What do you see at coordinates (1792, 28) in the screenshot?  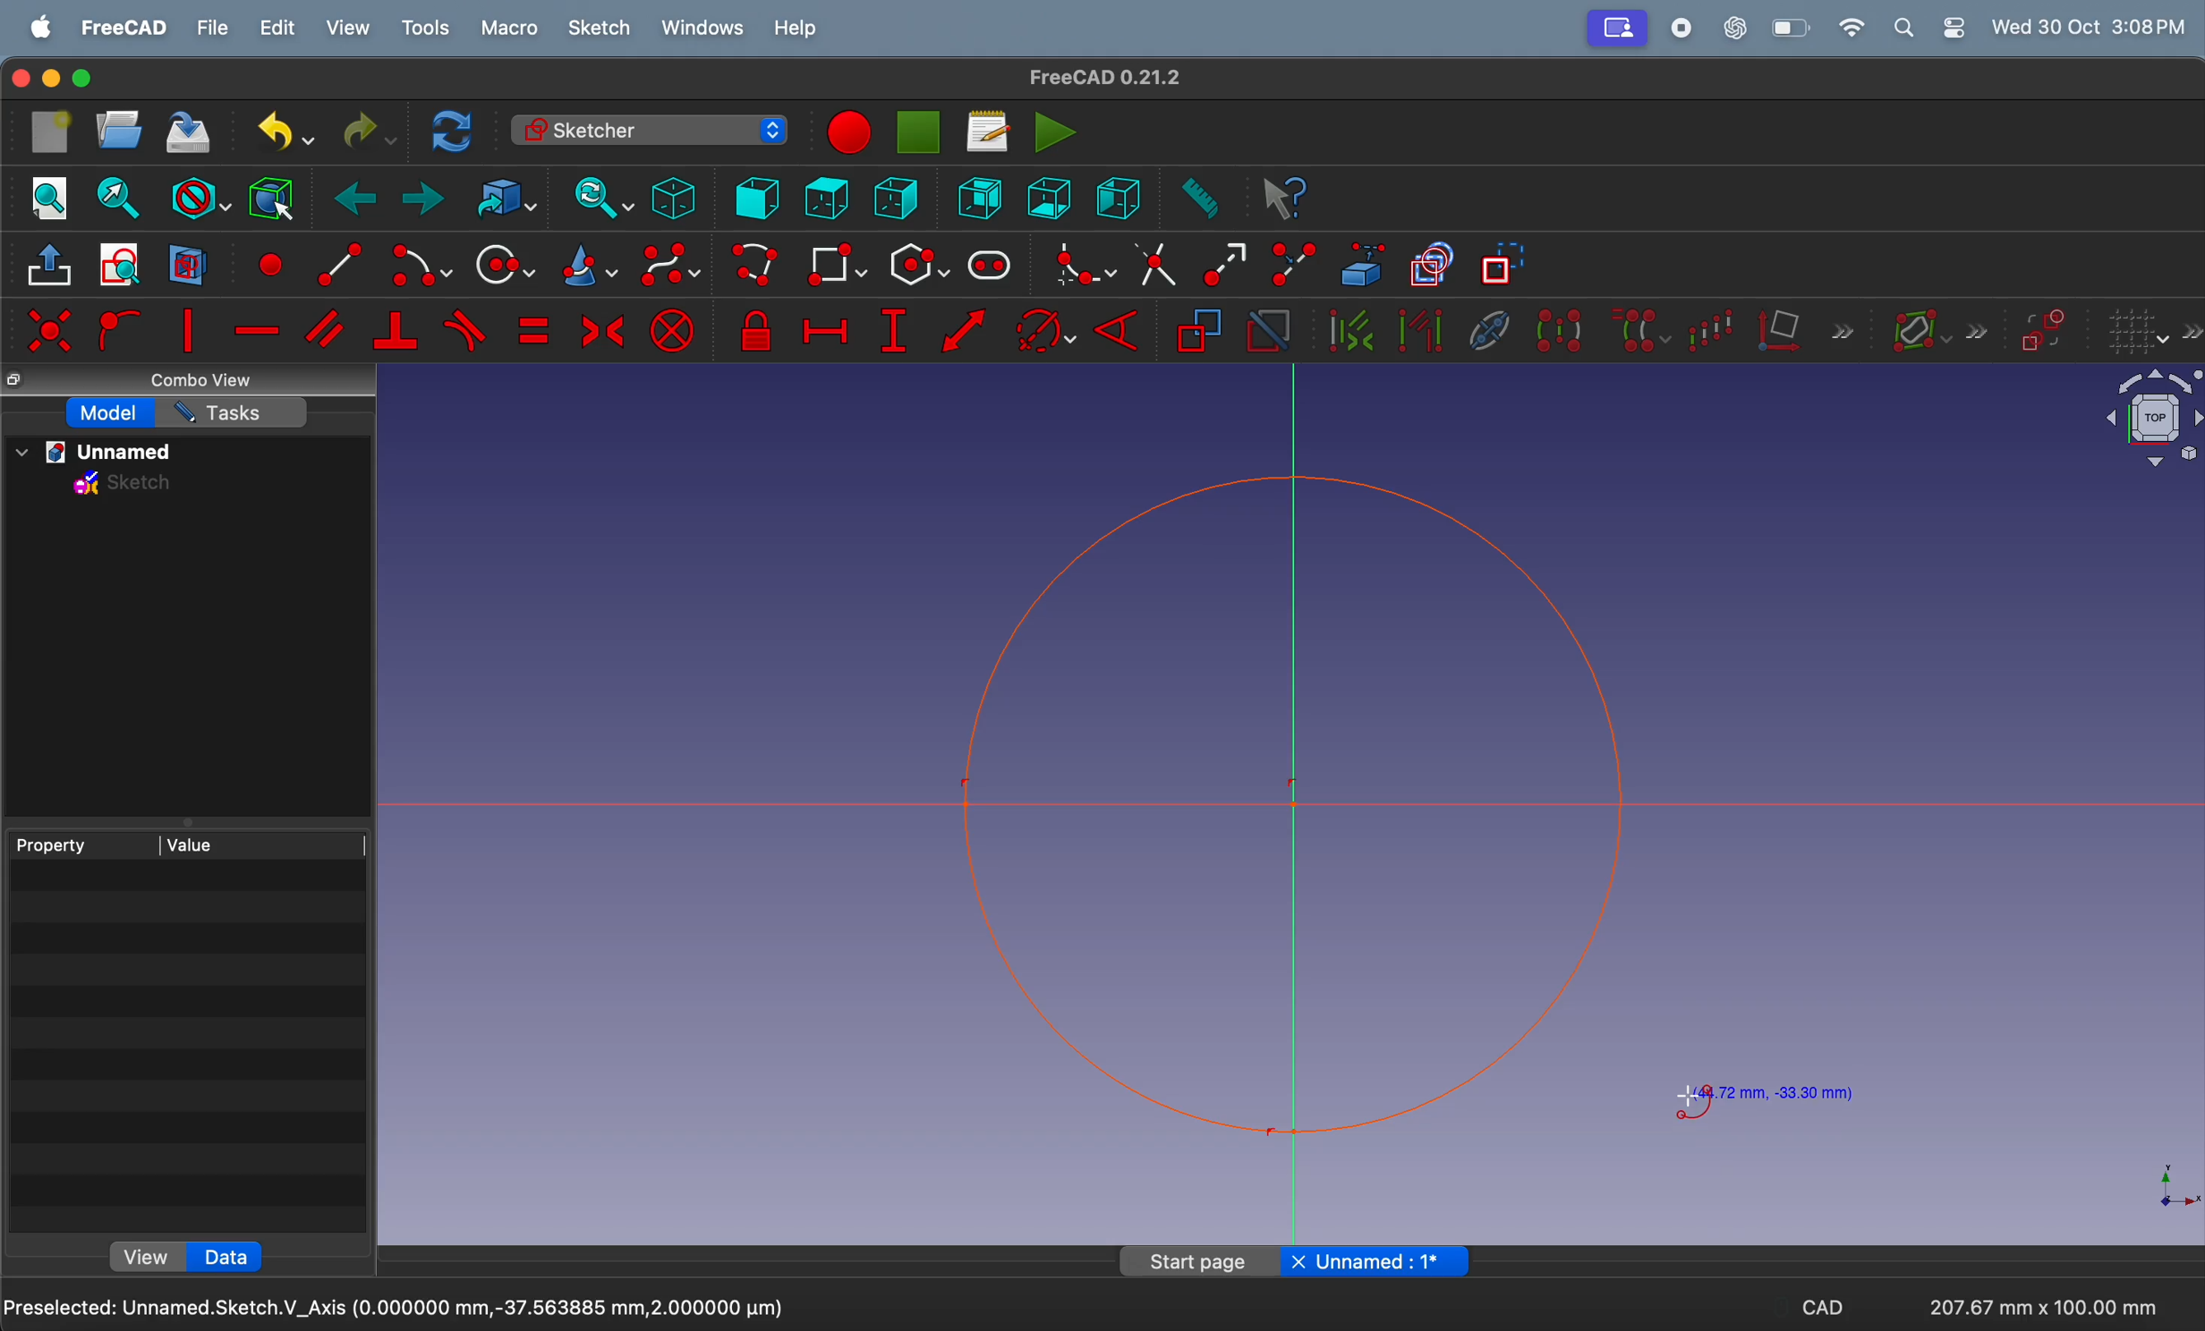 I see `battery` at bounding box center [1792, 28].